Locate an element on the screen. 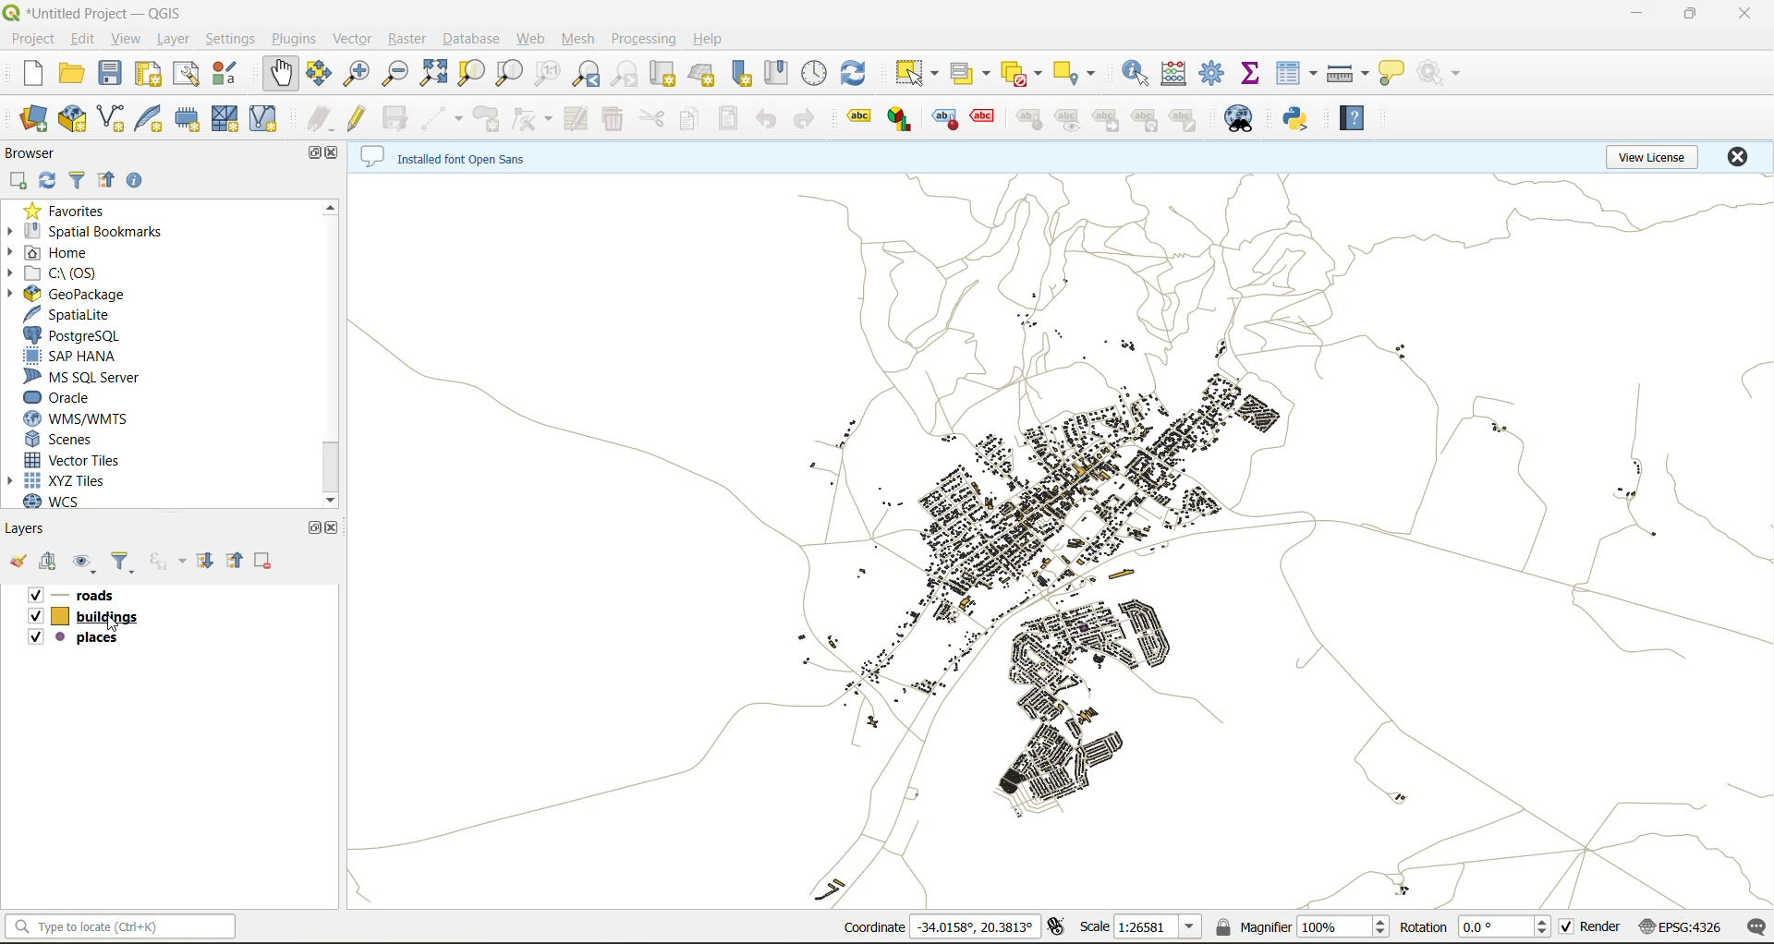 This screenshot has height=944, width=1774. maximize is located at coordinates (1689, 17).